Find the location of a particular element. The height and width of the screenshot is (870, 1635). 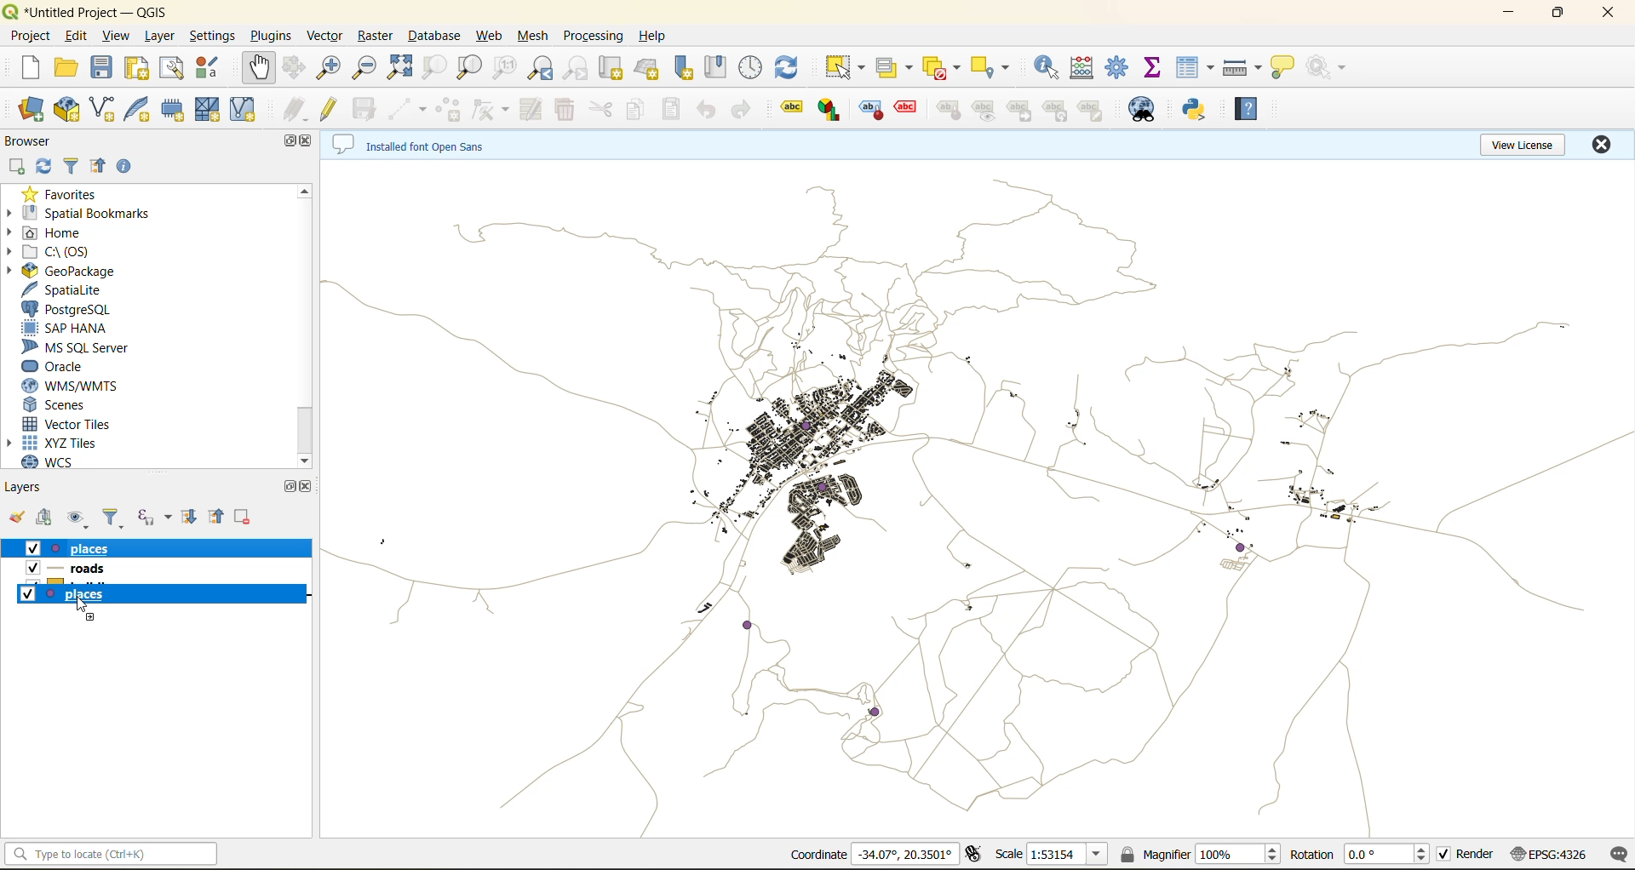

layer diagram is located at coordinates (831, 107).